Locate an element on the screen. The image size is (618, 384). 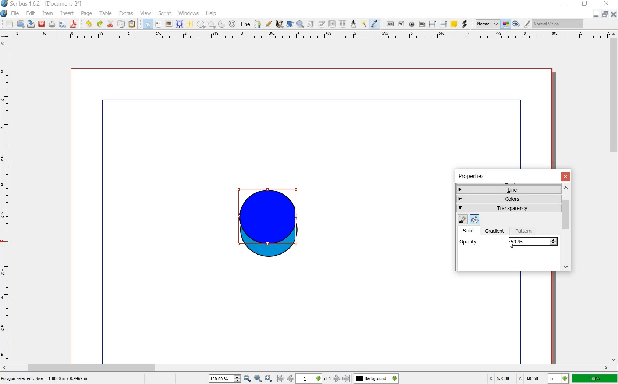
pattern is located at coordinates (525, 231).